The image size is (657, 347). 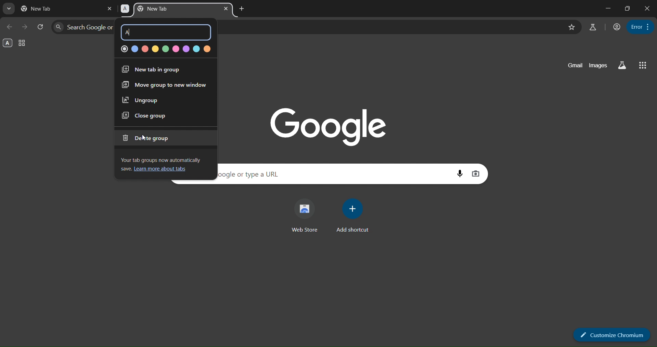 What do you see at coordinates (164, 48) in the screenshot?
I see `color panel` at bounding box center [164, 48].